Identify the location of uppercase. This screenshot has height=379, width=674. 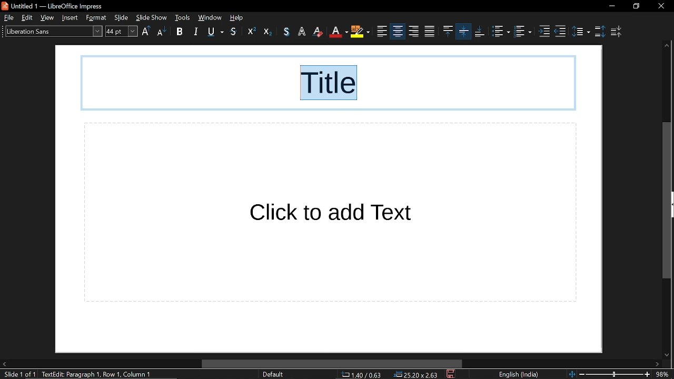
(146, 32).